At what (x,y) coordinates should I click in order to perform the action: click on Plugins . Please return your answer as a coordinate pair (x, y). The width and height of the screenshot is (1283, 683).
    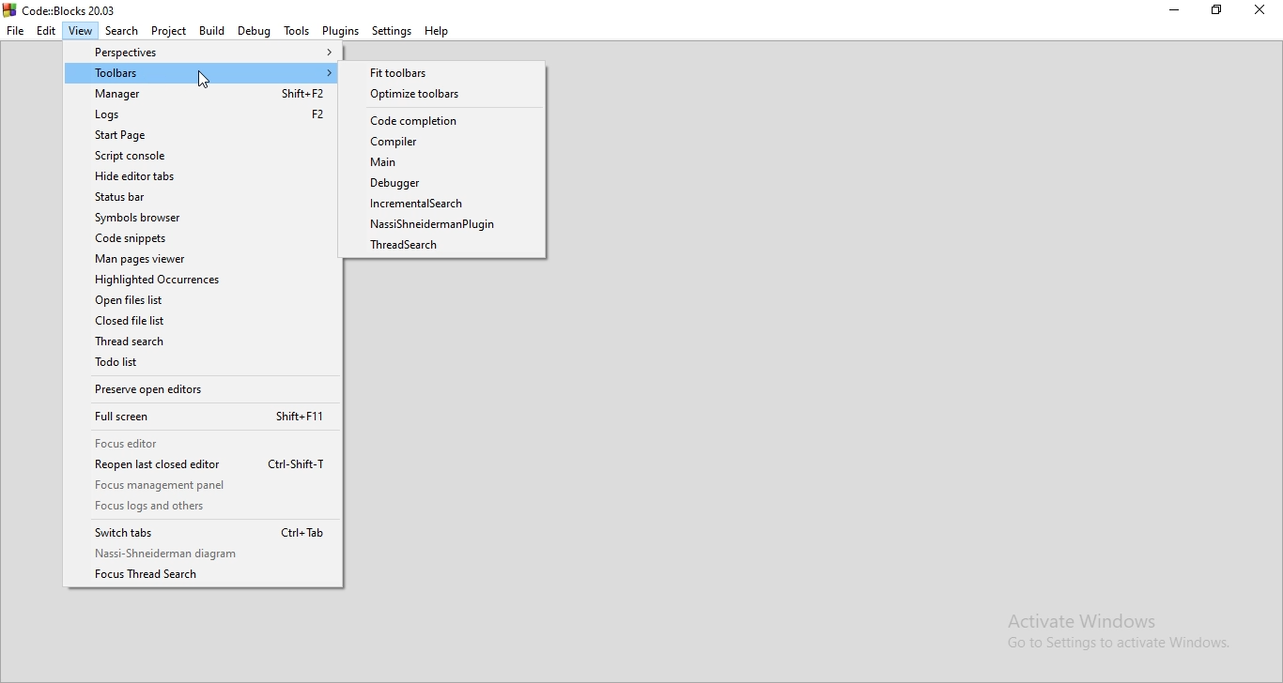
    Looking at the image, I should click on (341, 30).